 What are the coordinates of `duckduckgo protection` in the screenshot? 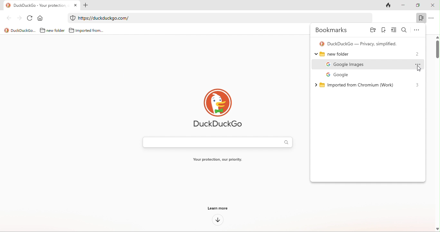 It's located at (72, 18).